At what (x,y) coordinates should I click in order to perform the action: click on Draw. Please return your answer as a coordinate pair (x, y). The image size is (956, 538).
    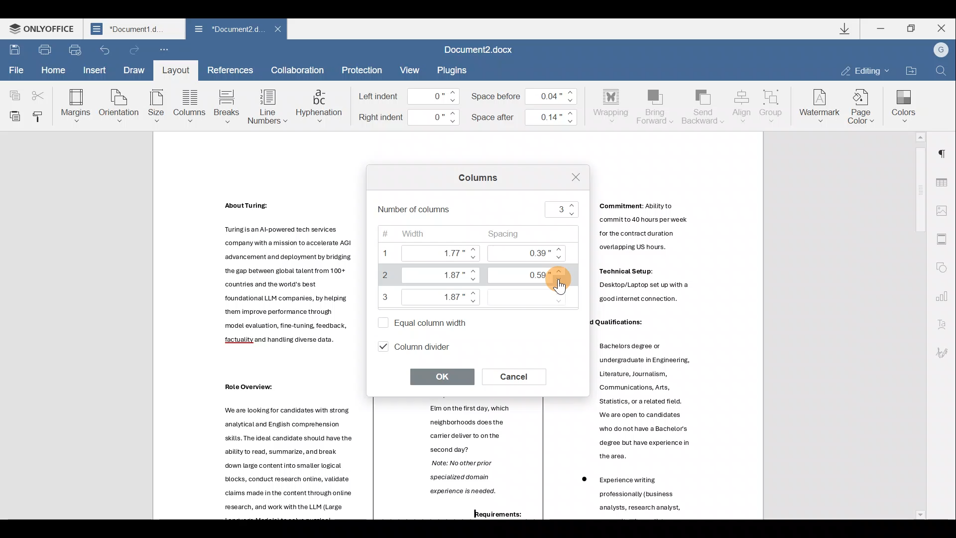
    Looking at the image, I should click on (134, 68).